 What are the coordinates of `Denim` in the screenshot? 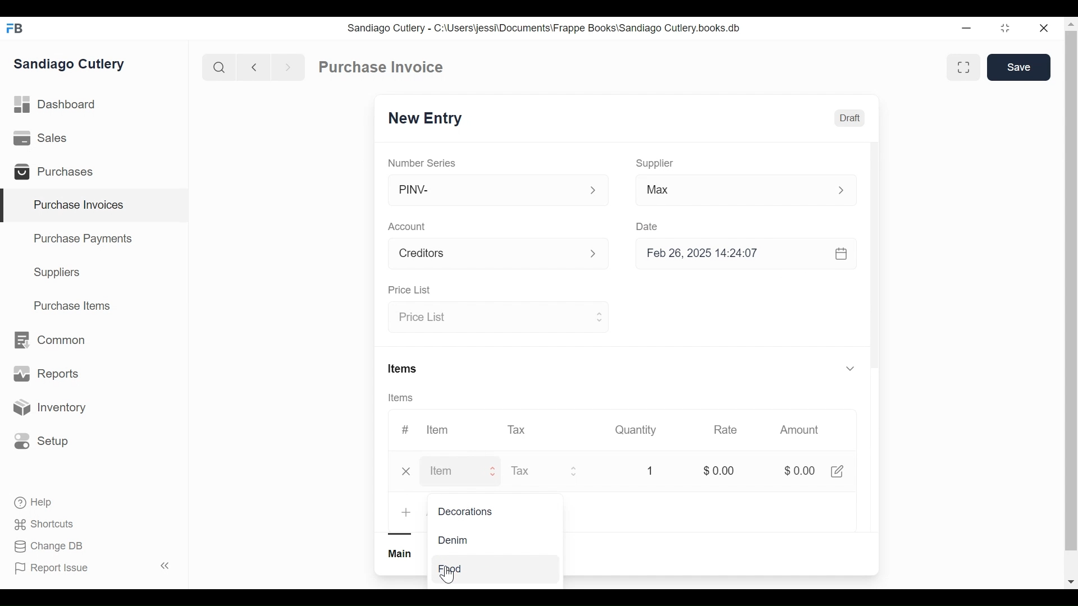 It's located at (458, 540).